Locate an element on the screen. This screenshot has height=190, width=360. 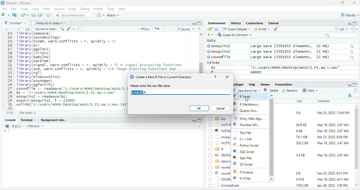
rstudio is located at coordinates (349, 15).